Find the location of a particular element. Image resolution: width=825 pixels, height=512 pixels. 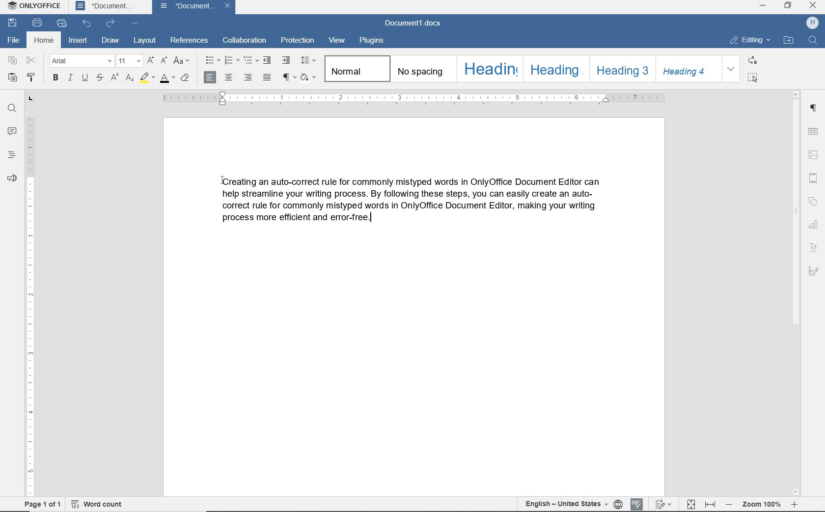

no spacing is located at coordinates (422, 69).